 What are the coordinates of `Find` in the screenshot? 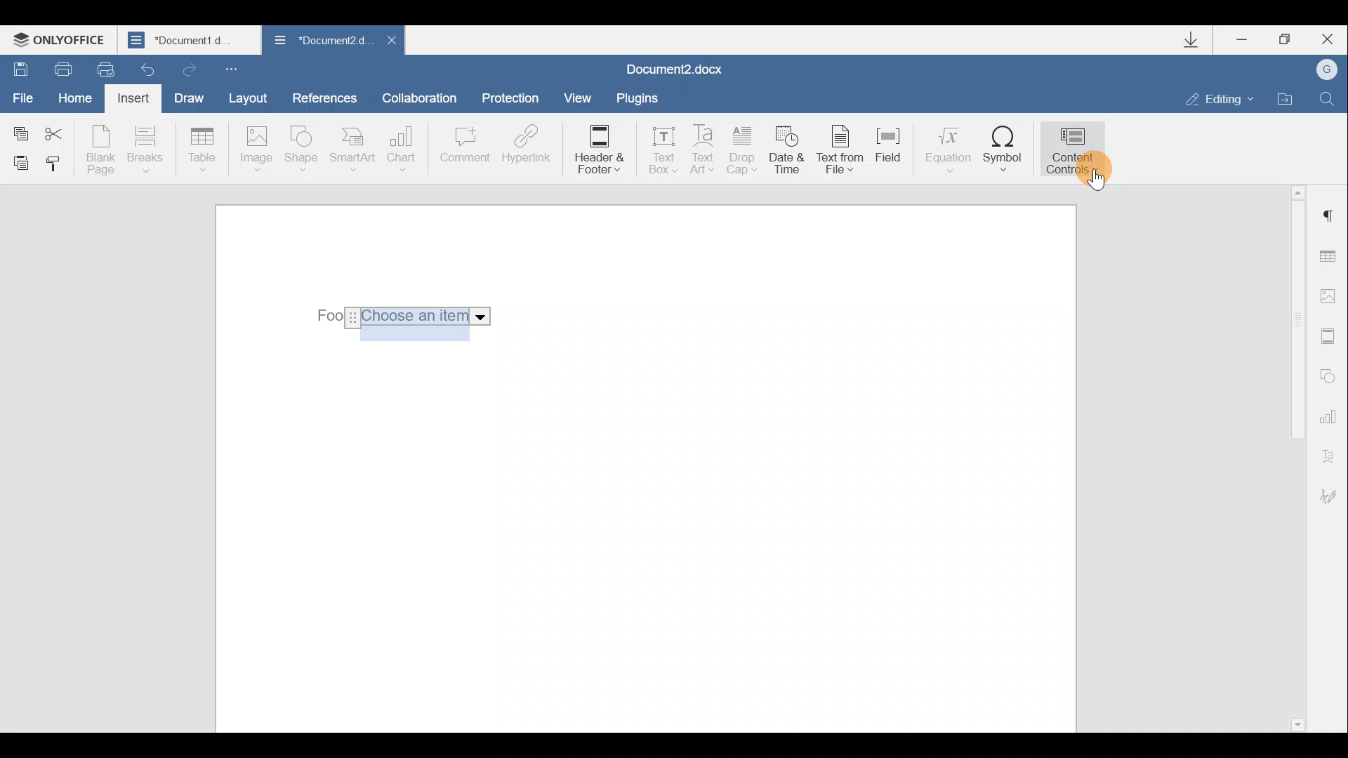 It's located at (1328, 98).